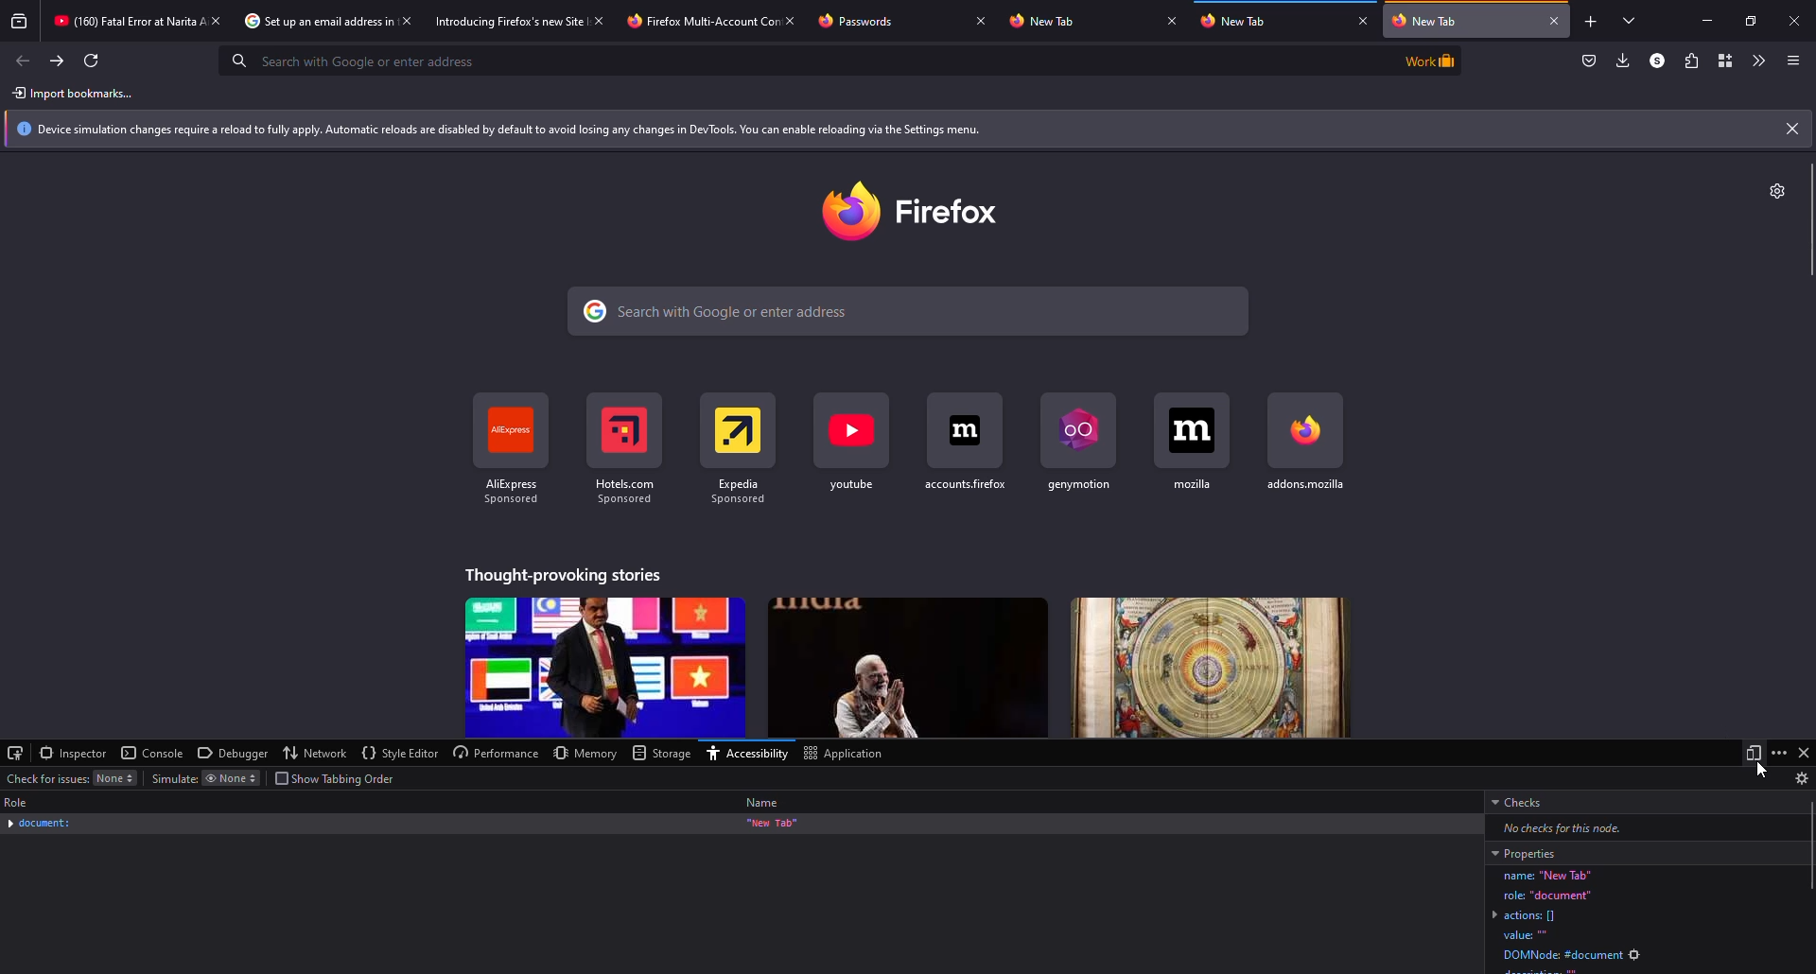  What do you see at coordinates (1811, 845) in the screenshot?
I see `Vertical slide bar` at bounding box center [1811, 845].